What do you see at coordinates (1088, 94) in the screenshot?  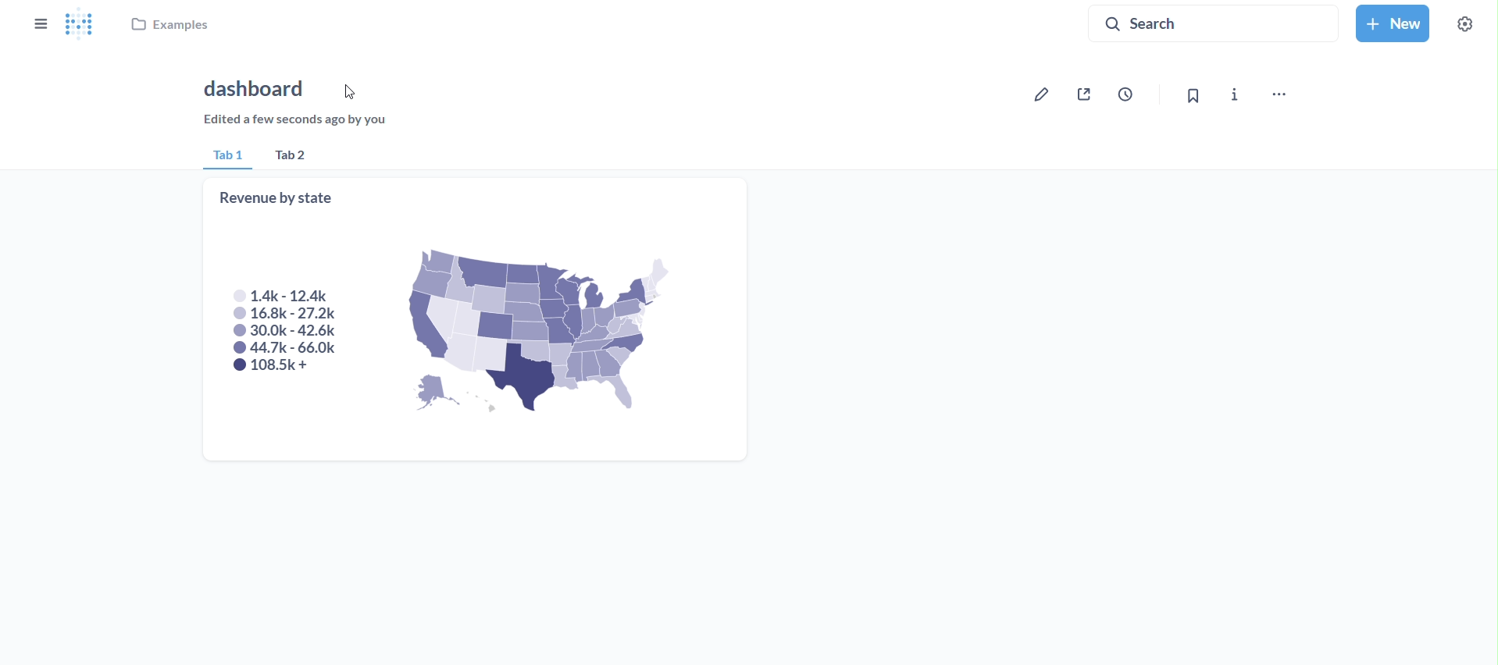 I see `sharing` at bounding box center [1088, 94].